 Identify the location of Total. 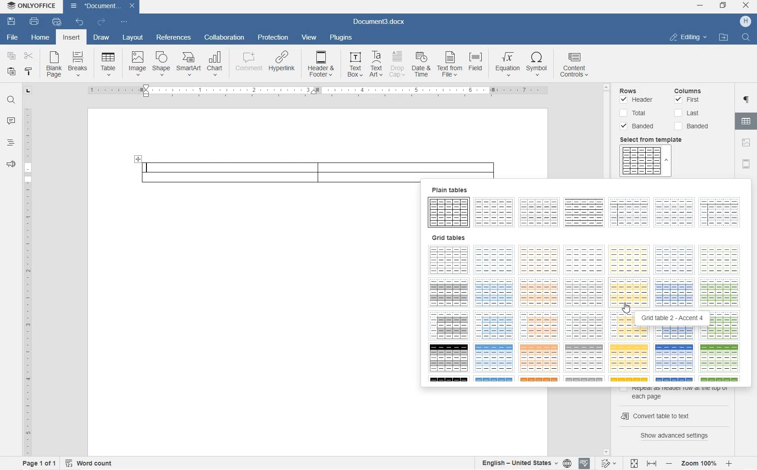
(634, 113).